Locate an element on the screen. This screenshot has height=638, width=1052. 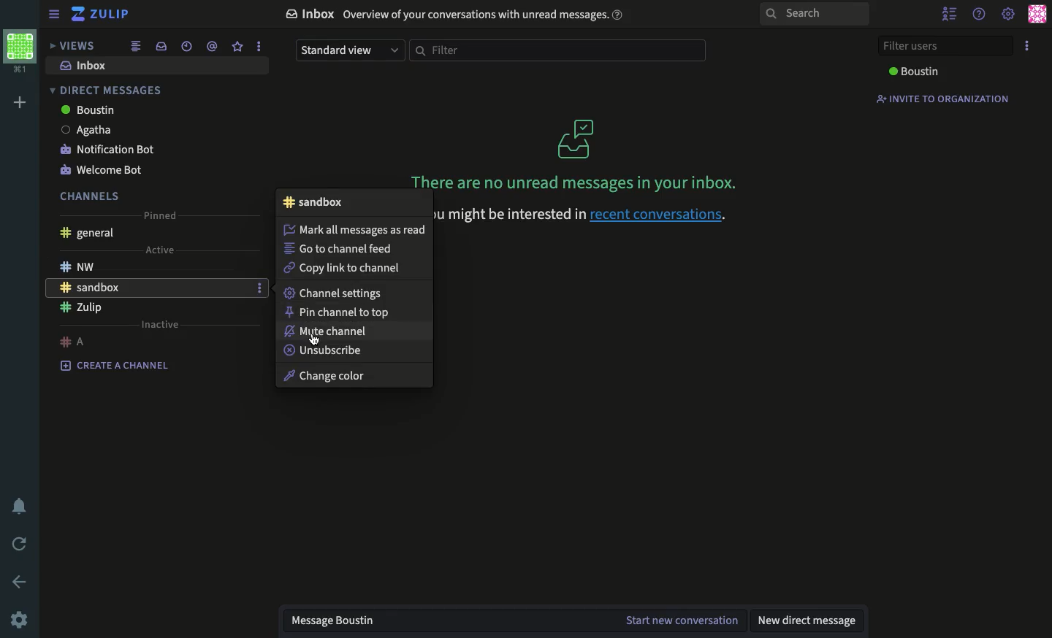
standard view is located at coordinates (351, 50).